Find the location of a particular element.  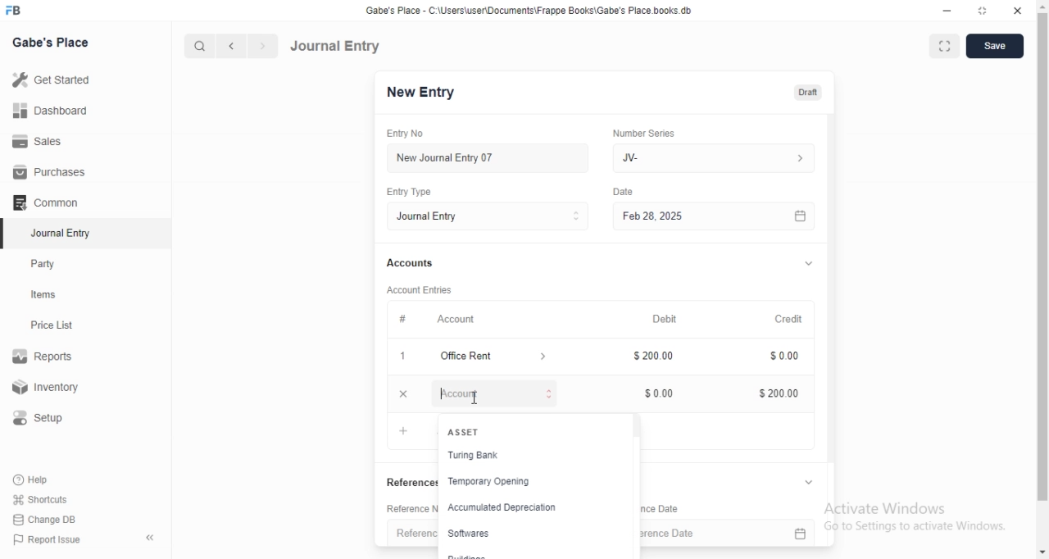

Reference number is located at coordinates (415, 534).